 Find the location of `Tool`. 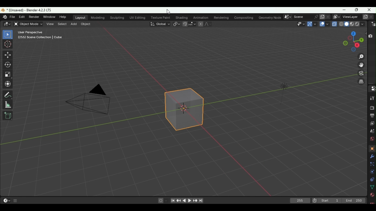

Tool is located at coordinates (371, 98).